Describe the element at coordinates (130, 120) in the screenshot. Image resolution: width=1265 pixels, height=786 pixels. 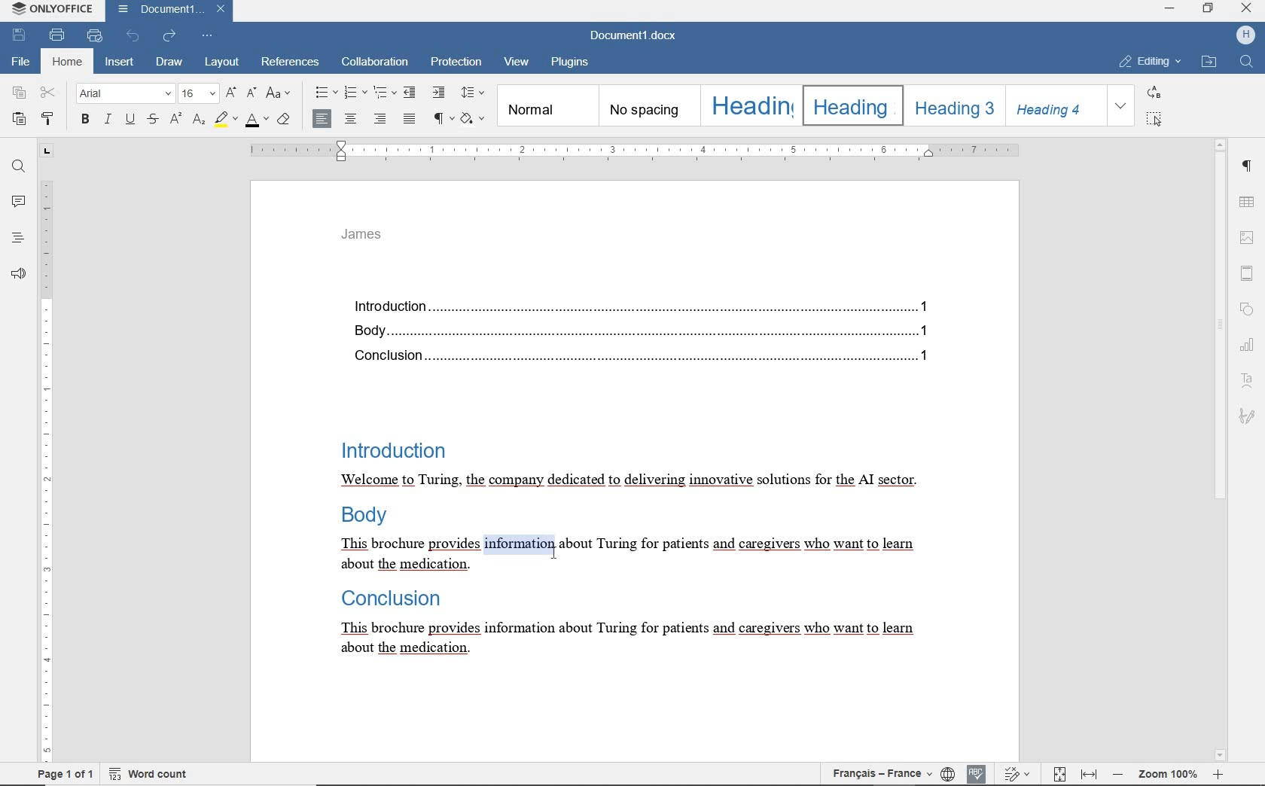
I see `UNDERLINE` at that location.